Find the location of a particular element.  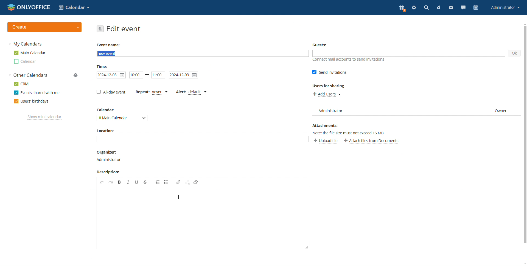

Attachments: is located at coordinates (326, 125).